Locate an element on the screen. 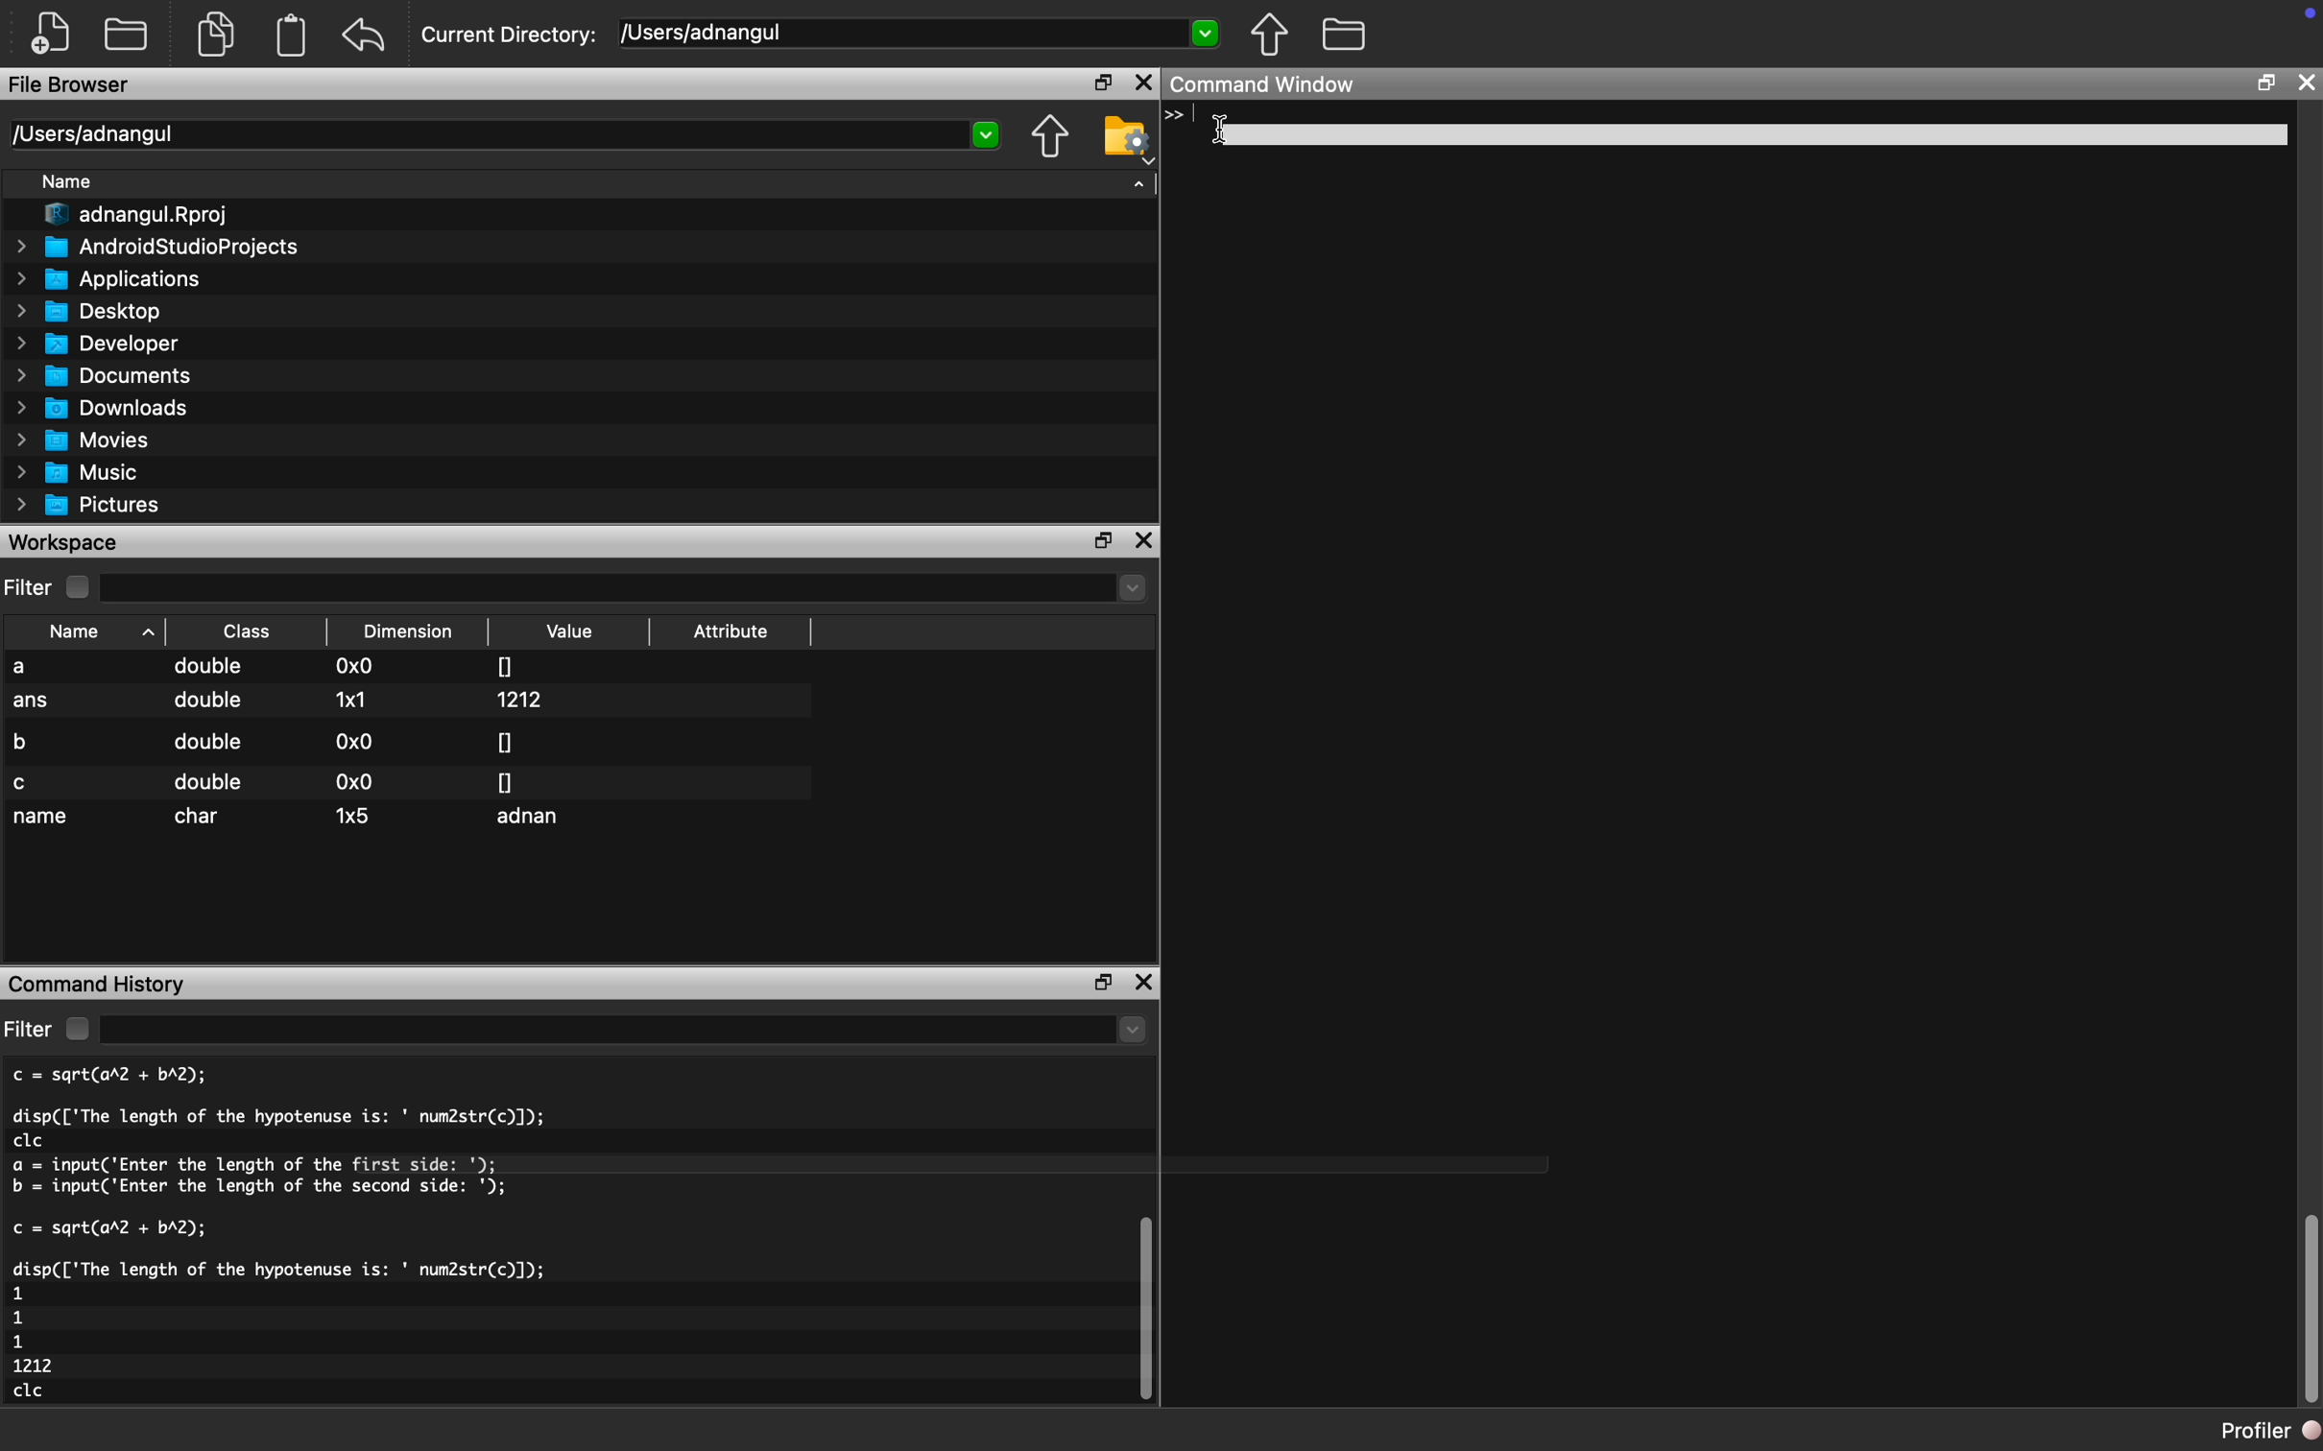  0x0 is located at coordinates (350, 782).